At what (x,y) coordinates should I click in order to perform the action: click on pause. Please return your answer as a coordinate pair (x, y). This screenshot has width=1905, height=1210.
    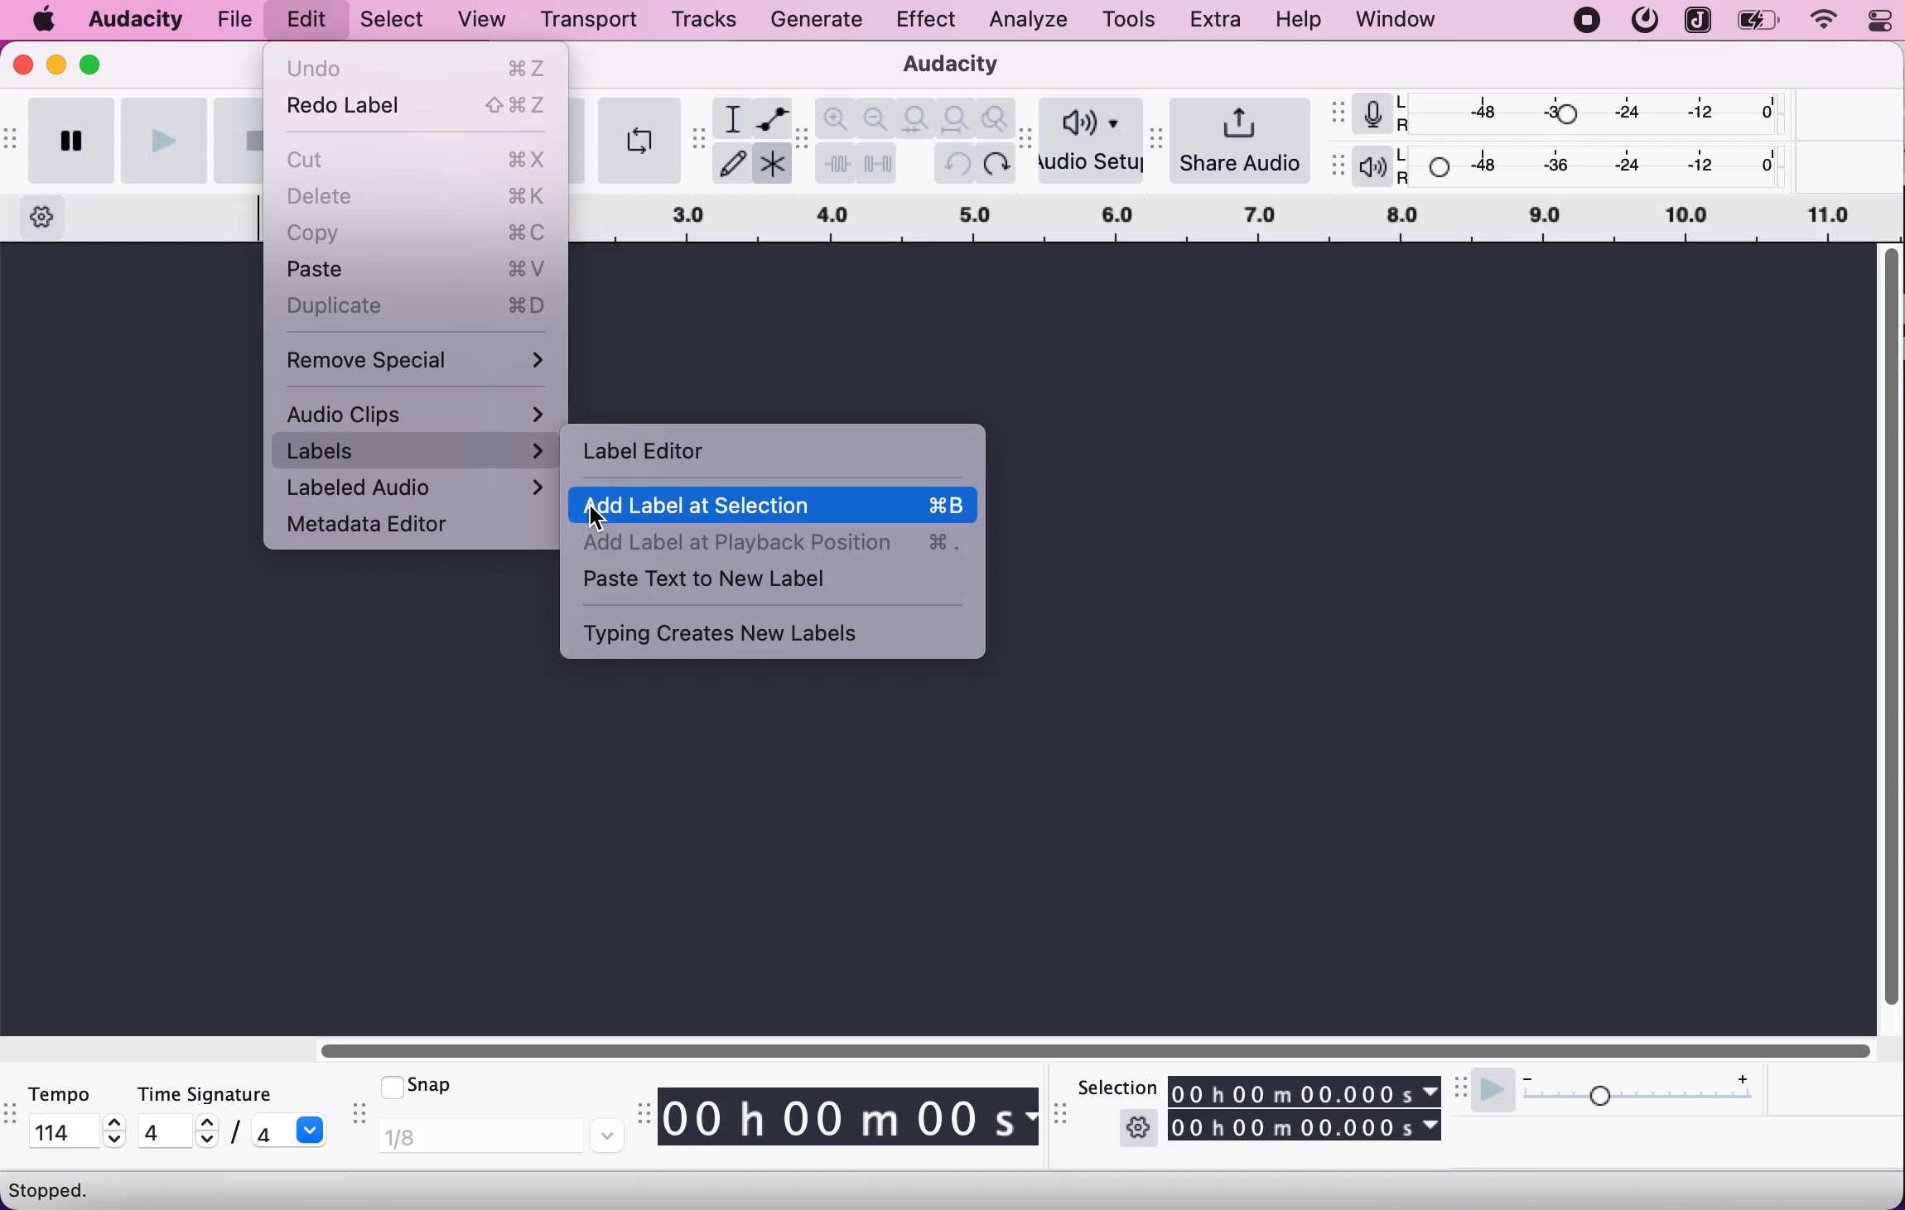
    Looking at the image, I should click on (71, 142).